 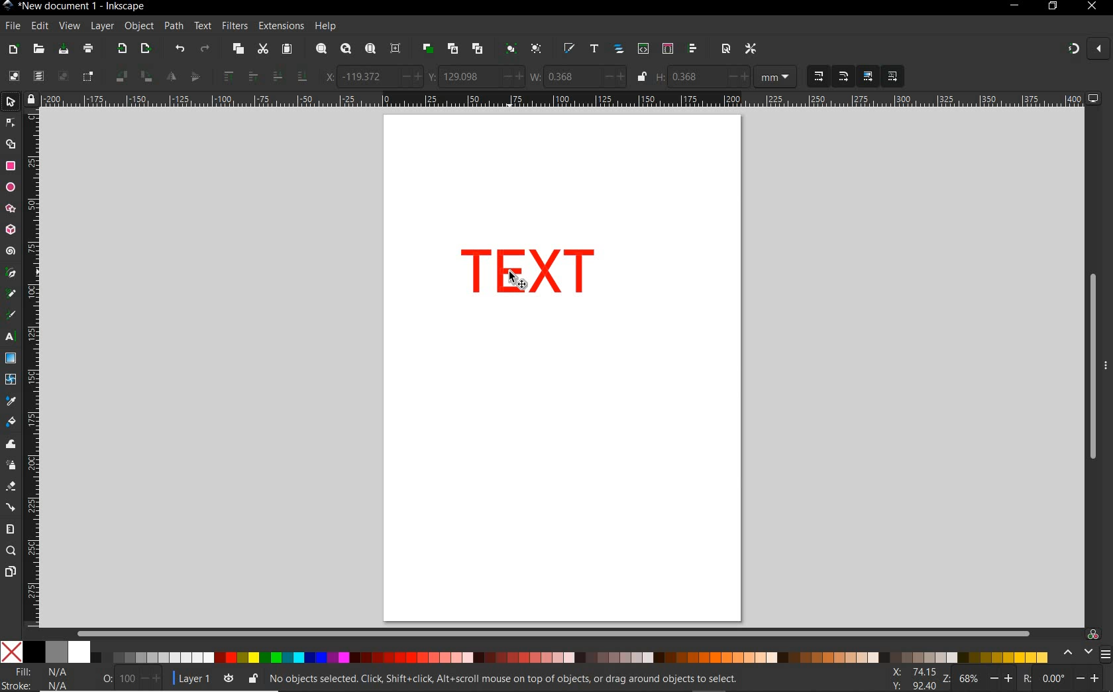 What do you see at coordinates (1087, 48) in the screenshot?
I see `ENABLE SNAPPING TOOL` at bounding box center [1087, 48].